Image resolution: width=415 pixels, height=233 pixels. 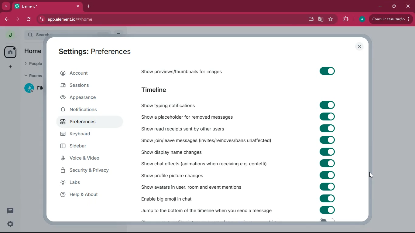 What do you see at coordinates (362, 19) in the screenshot?
I see `a` at bounding box center [362, 19].